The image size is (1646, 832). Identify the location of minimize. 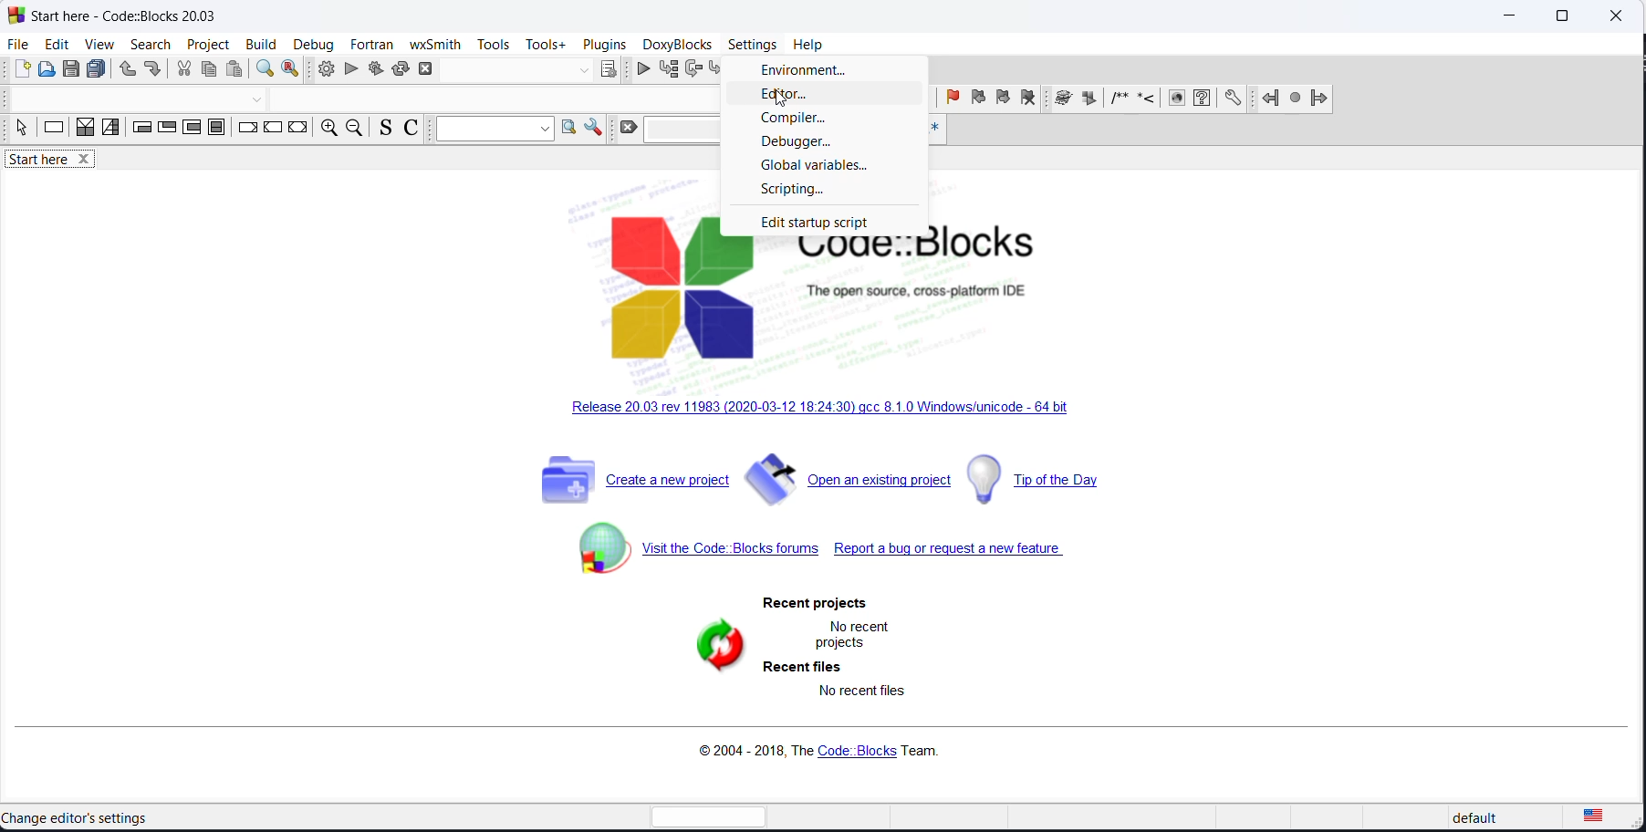
(1506, 18).